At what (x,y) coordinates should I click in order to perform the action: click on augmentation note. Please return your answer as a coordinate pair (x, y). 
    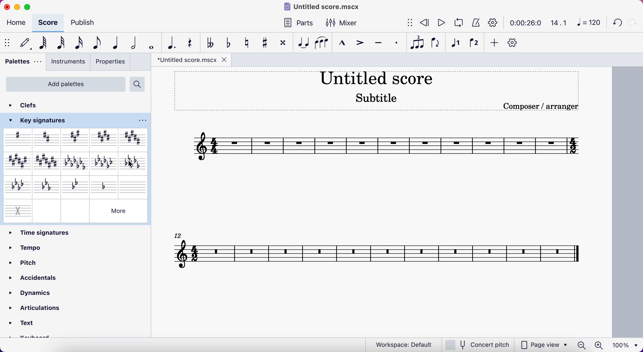
    Looking at the image, I should click on (172, 42).